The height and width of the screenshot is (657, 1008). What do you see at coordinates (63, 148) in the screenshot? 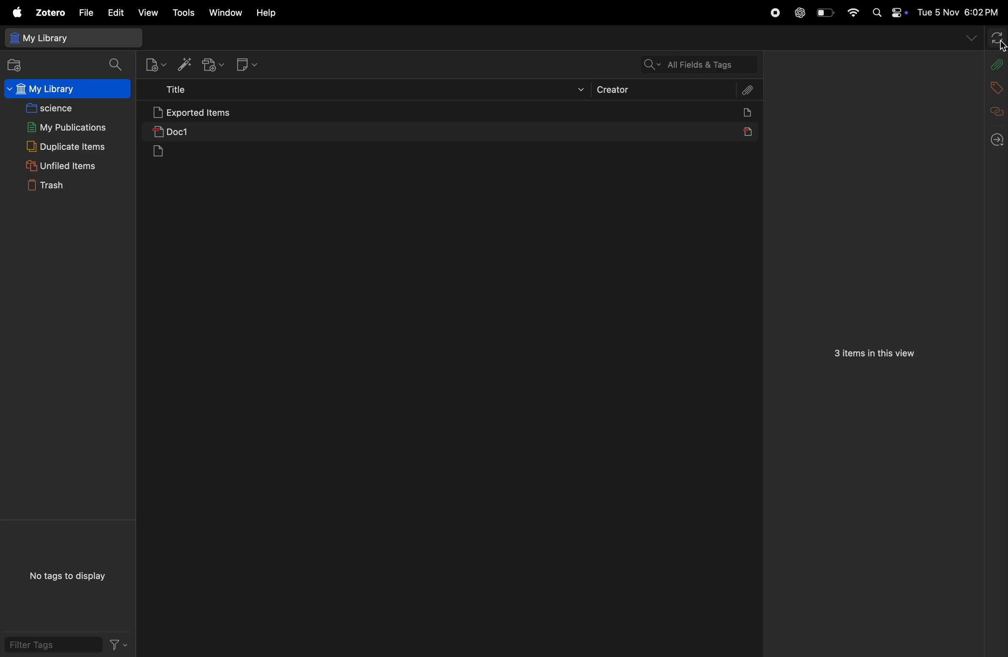
I see `duplicate items` at bounding box center [63, 148].